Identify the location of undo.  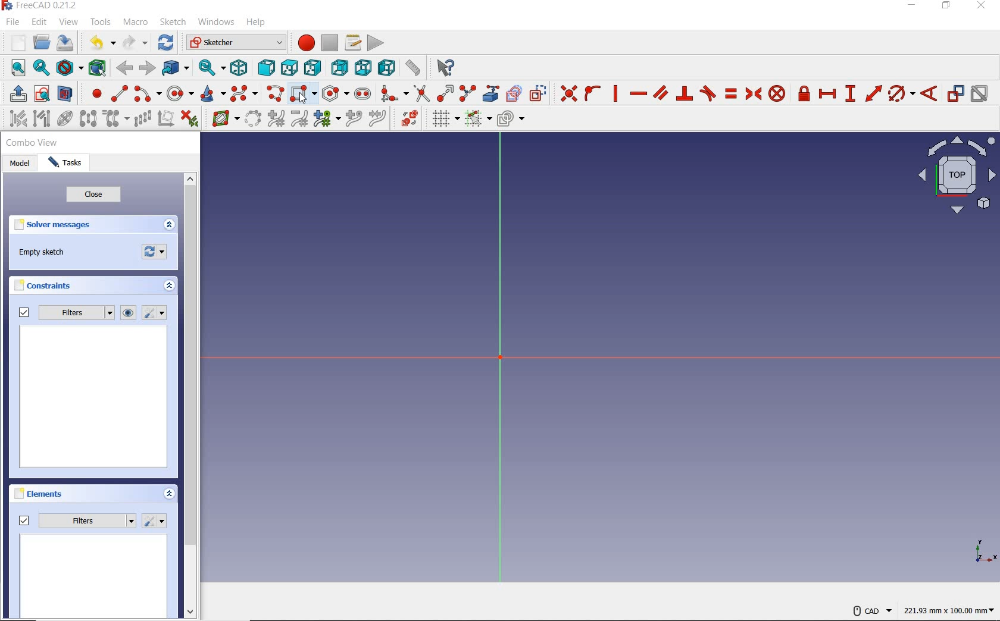
(103, 44).